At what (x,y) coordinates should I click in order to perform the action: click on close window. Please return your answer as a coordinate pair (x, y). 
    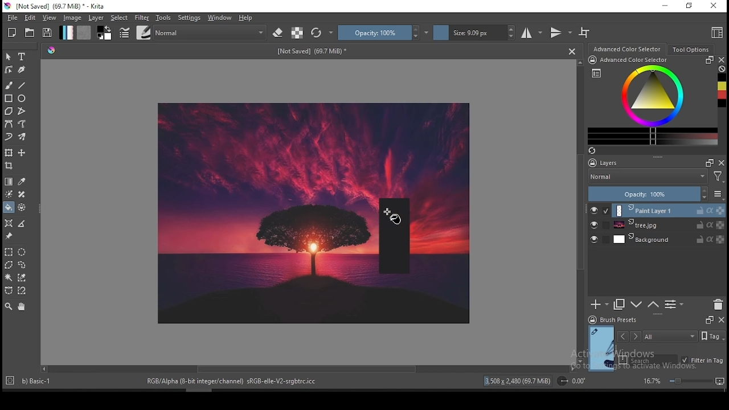
    Looking at the image, I should click on (713, 6).